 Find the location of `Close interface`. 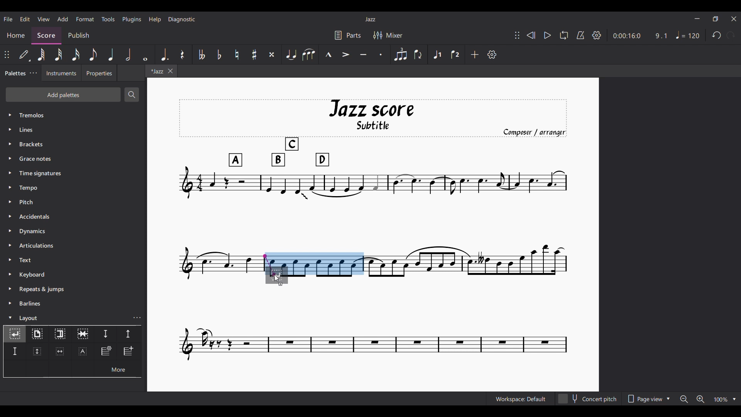

Close interface is located at coordinates (734, 19).